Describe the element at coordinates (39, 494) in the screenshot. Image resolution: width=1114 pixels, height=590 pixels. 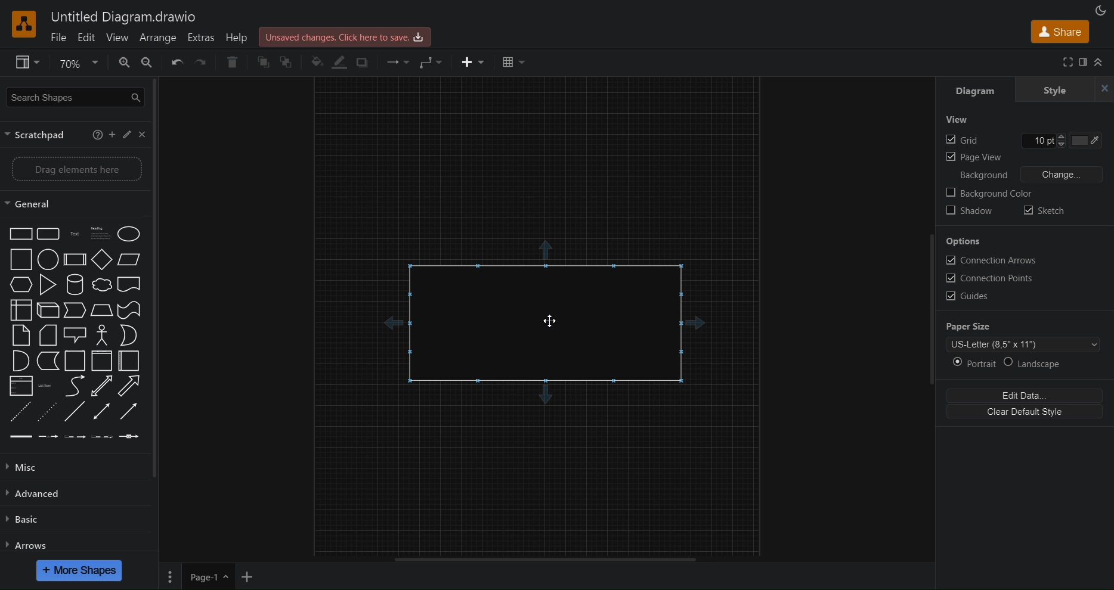
I see `Advanced` at that location.